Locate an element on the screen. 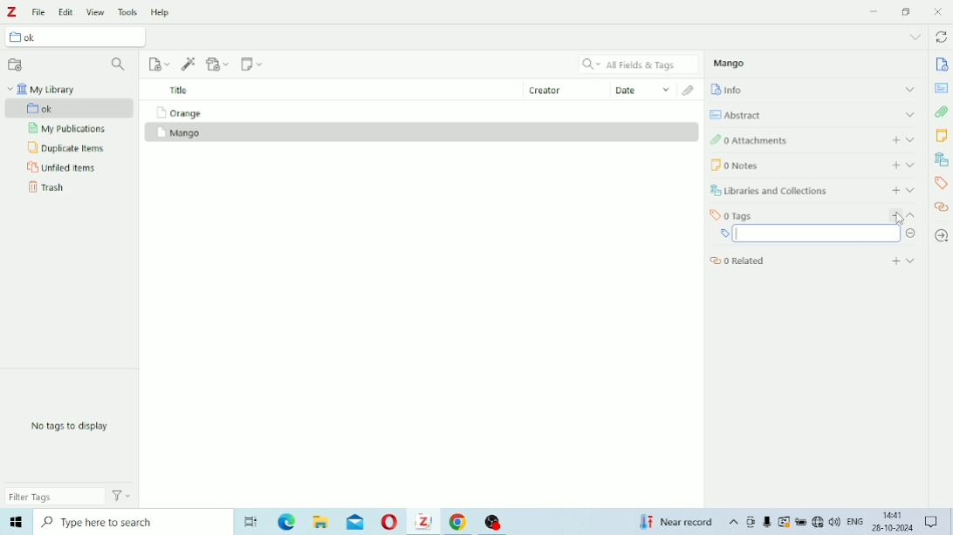  Abstract is located at coordinates (814, 112).